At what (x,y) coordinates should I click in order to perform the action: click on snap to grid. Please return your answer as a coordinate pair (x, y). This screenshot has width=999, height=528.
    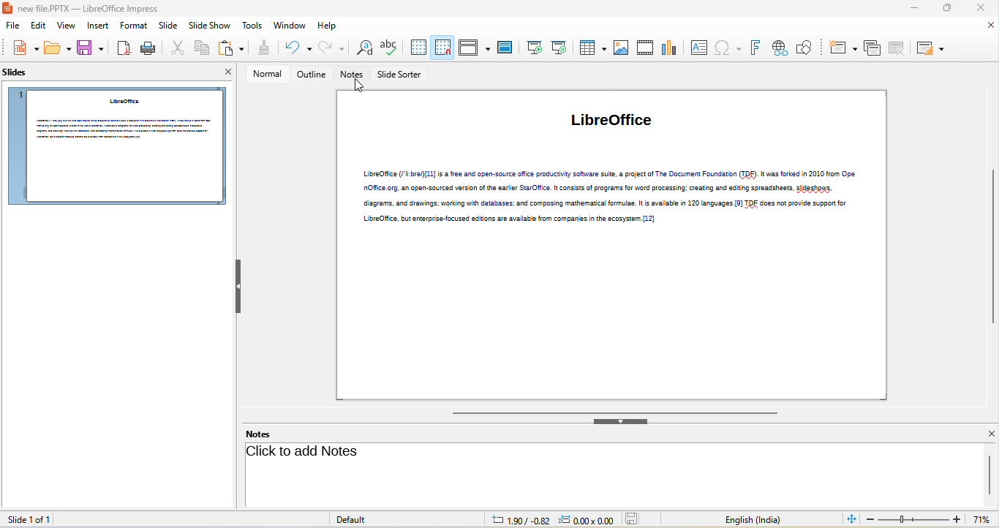
    Looking at the image, I should click on (443, 47).